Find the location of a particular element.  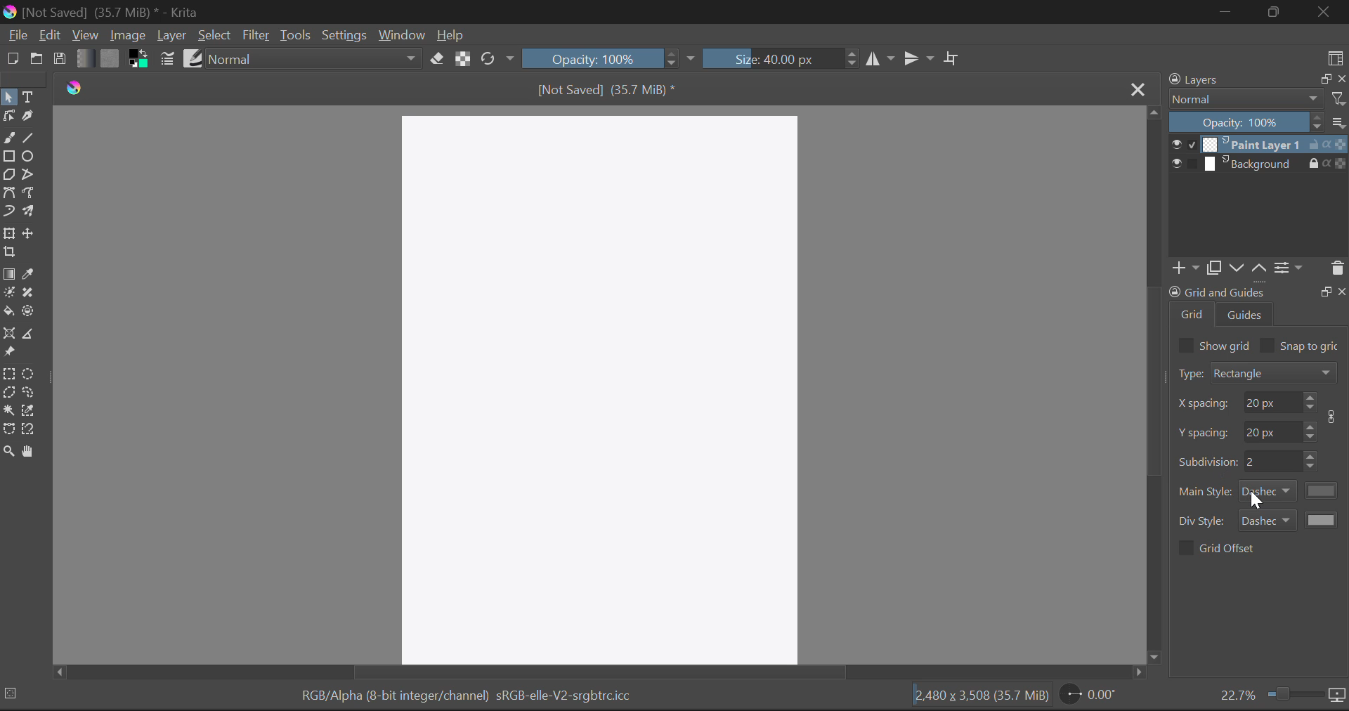

icon is located at coordinates (1335, 417).